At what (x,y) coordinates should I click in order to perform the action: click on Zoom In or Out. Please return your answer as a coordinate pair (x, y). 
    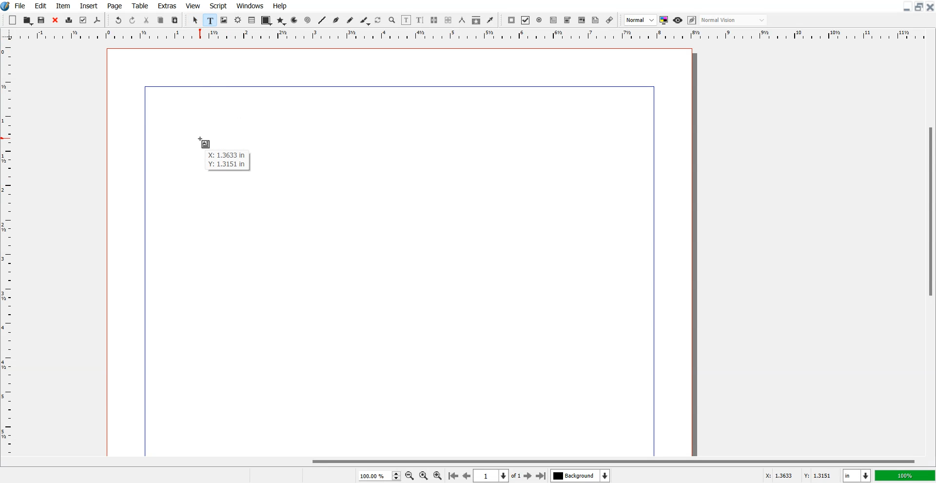
    Looking at the image, I should click on (392, 20).